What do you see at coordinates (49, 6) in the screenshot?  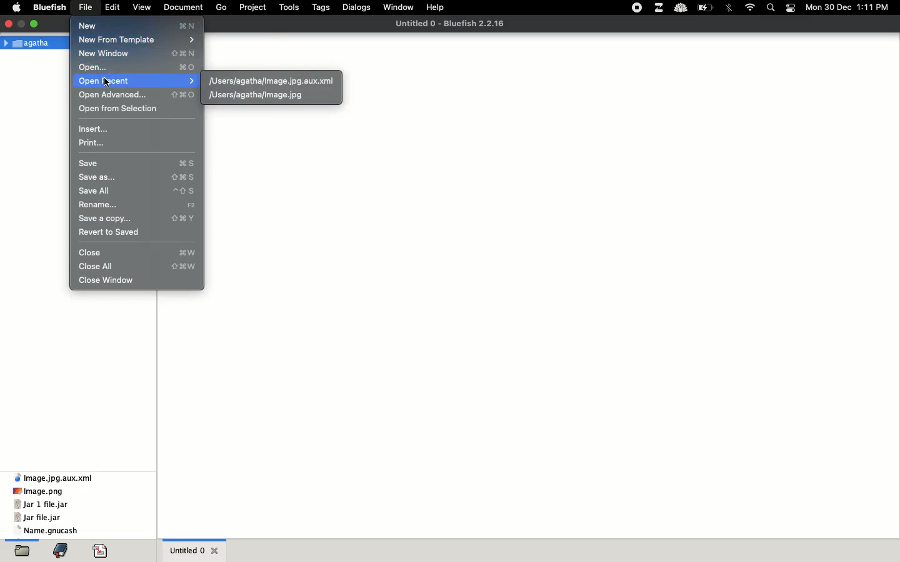 I see `bluefish` at bounding box center [49, 6].